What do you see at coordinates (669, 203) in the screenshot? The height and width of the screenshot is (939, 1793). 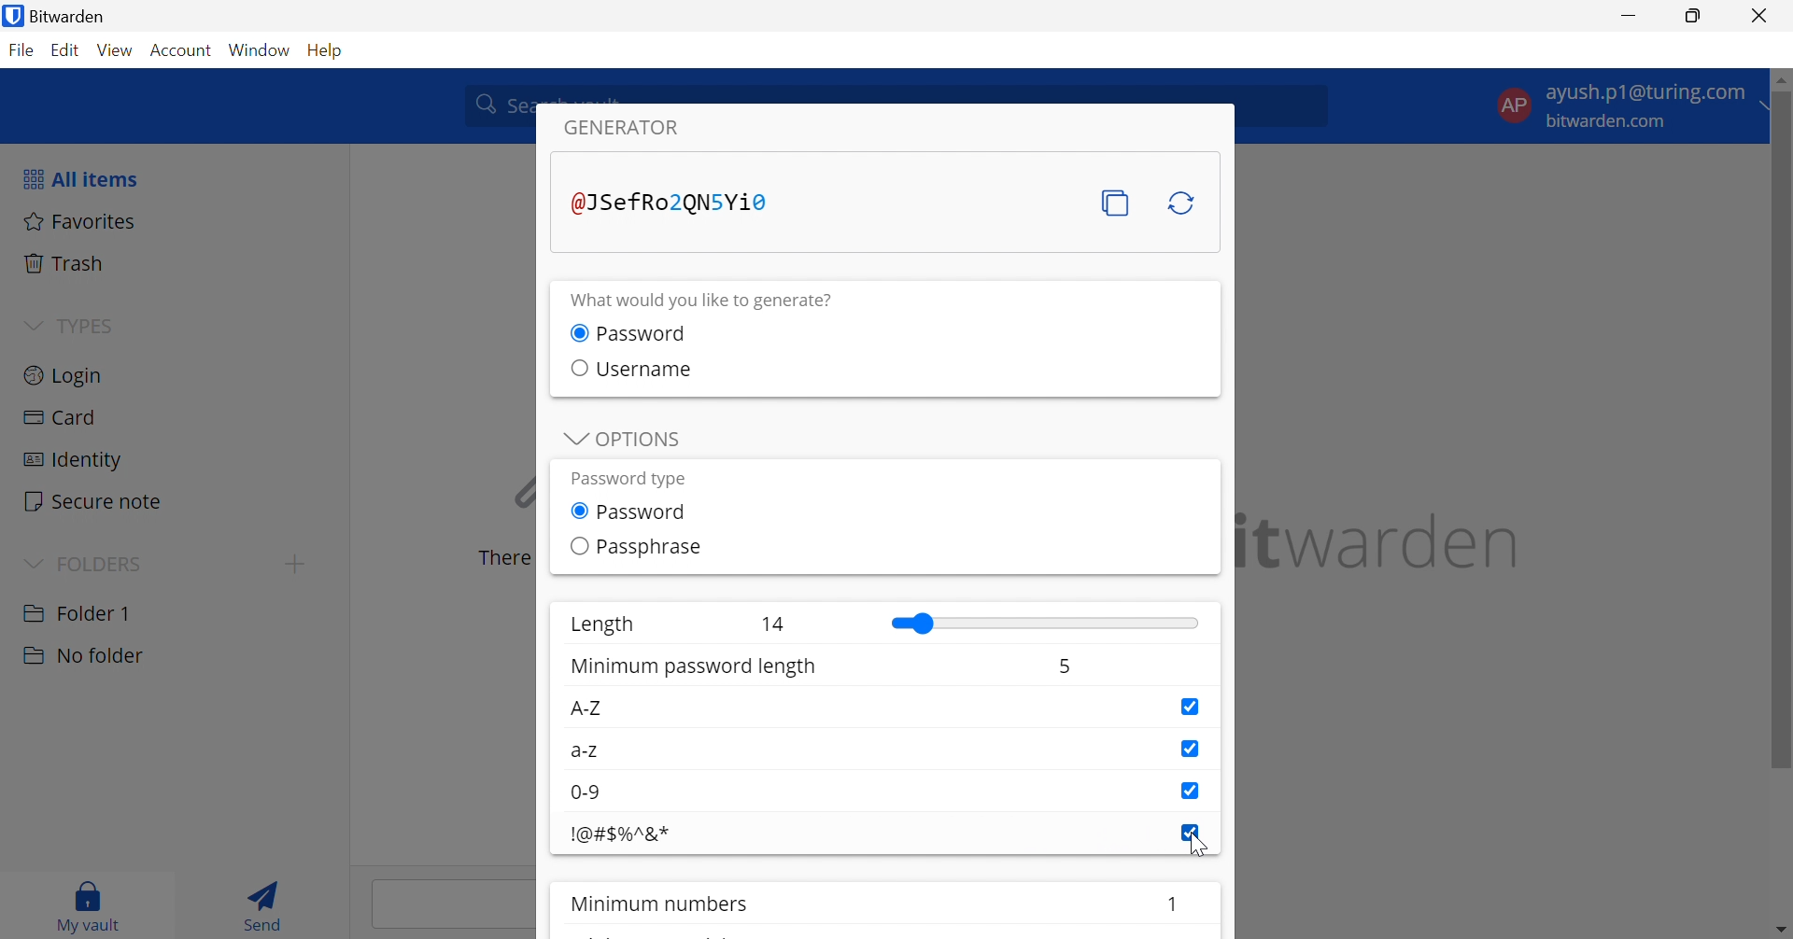 I see `@JSefRo2QN5Yi0` at bounding box center [669, 203].